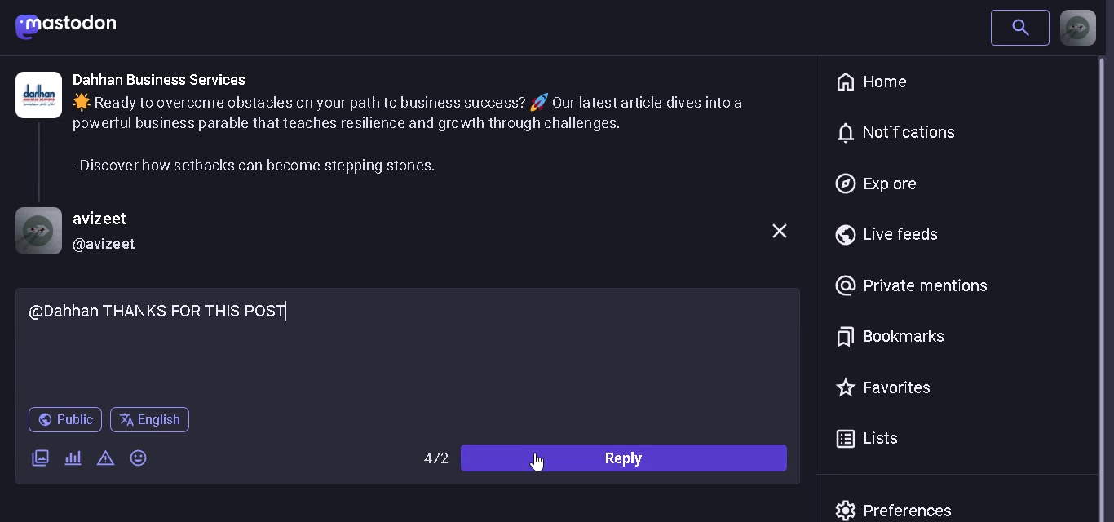  What do you see at coordinates (72, 460) in the screenshot?
I see `add a poll` at bounding box center [72, 460].